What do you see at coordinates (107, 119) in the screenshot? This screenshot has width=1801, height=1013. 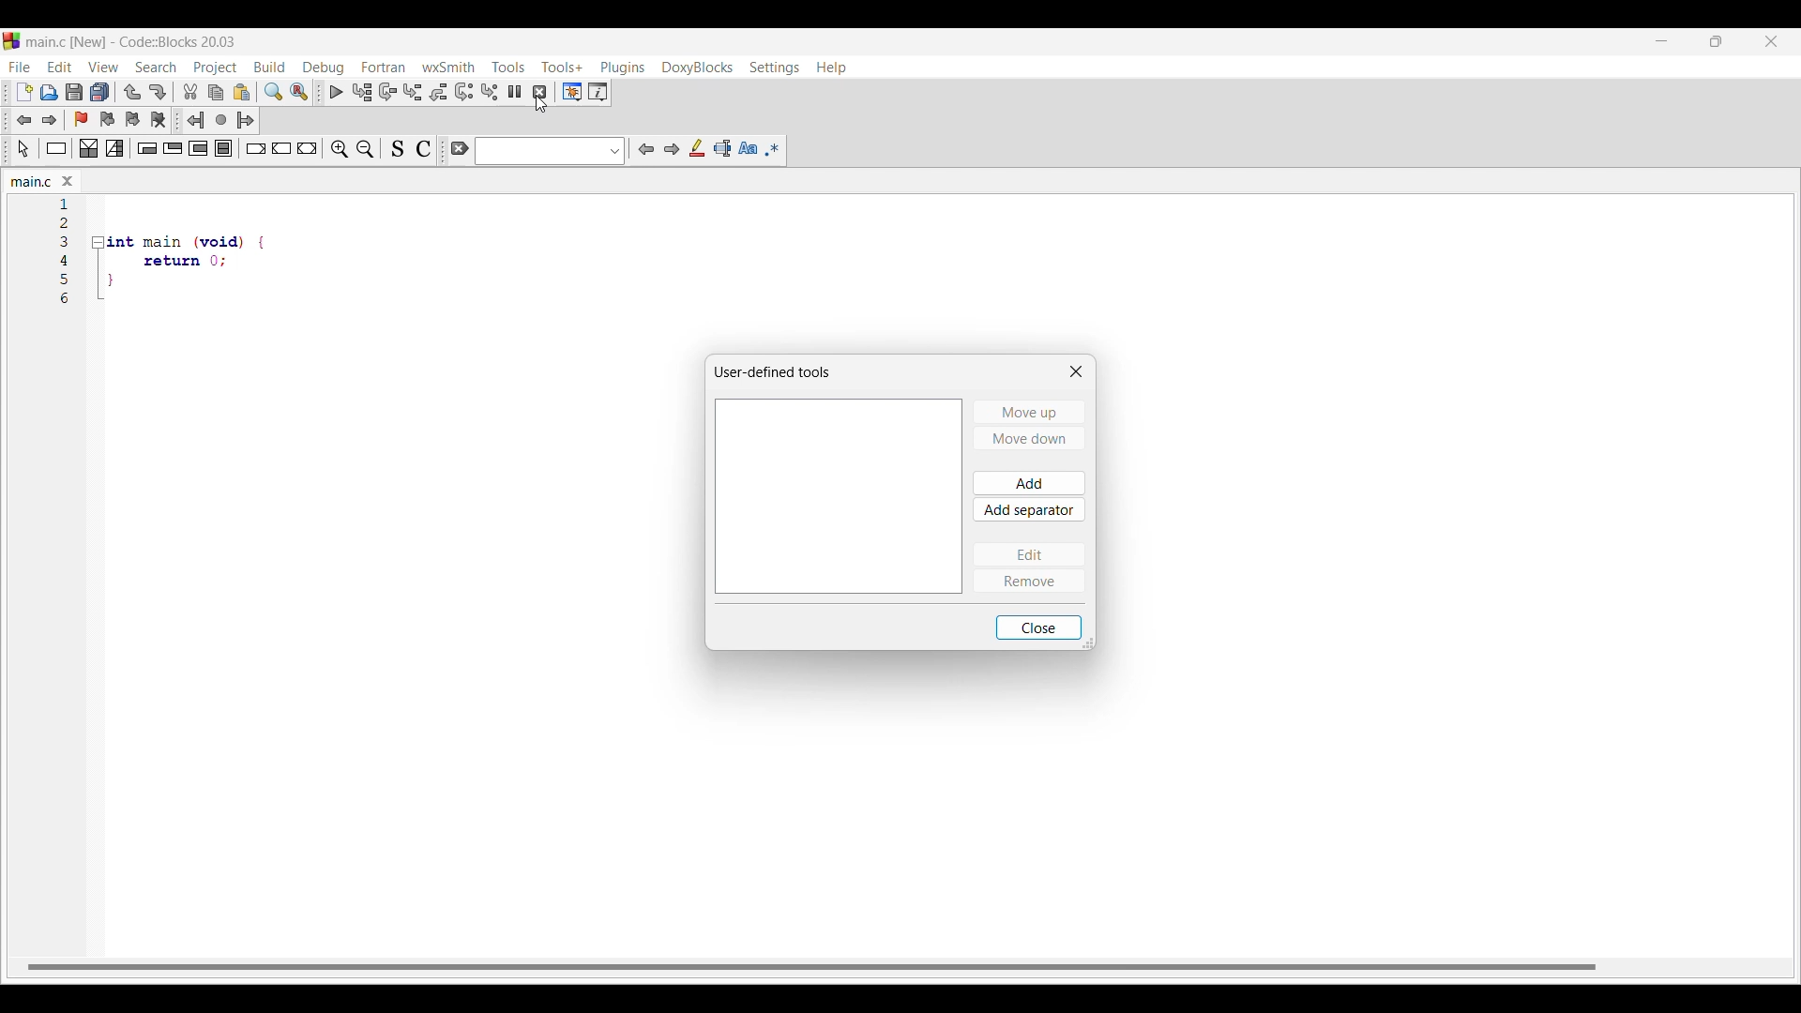 I see `Previous bookmark` at bounding box center [107, 119].